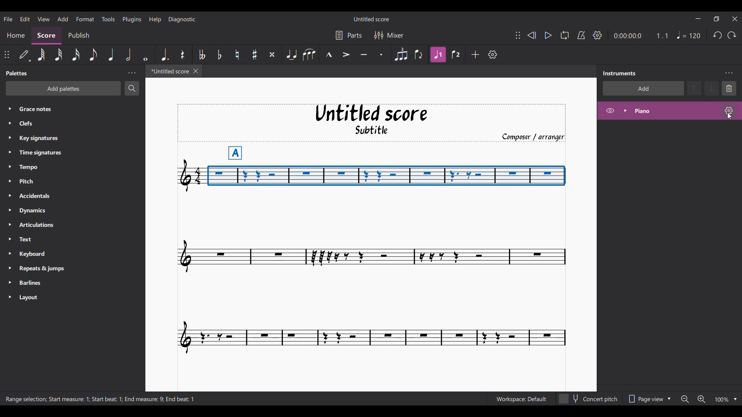  I want to click on Quarter note, so click(689, 35).